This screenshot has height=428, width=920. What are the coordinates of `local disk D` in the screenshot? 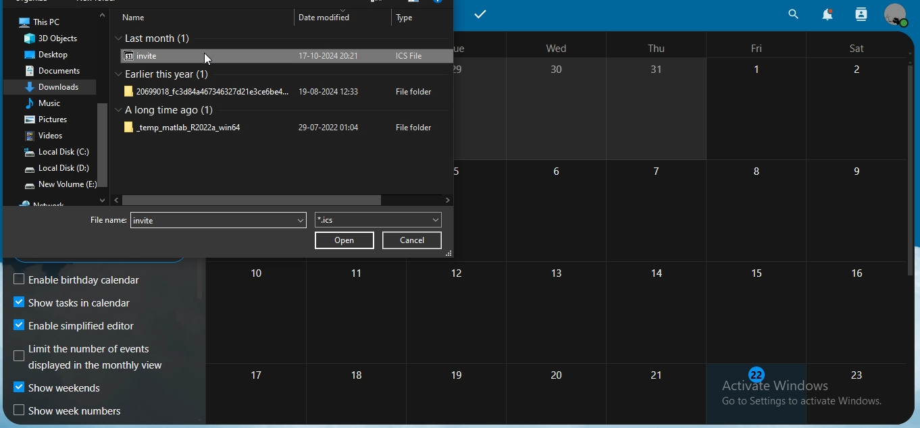 It's located at (56, 170).